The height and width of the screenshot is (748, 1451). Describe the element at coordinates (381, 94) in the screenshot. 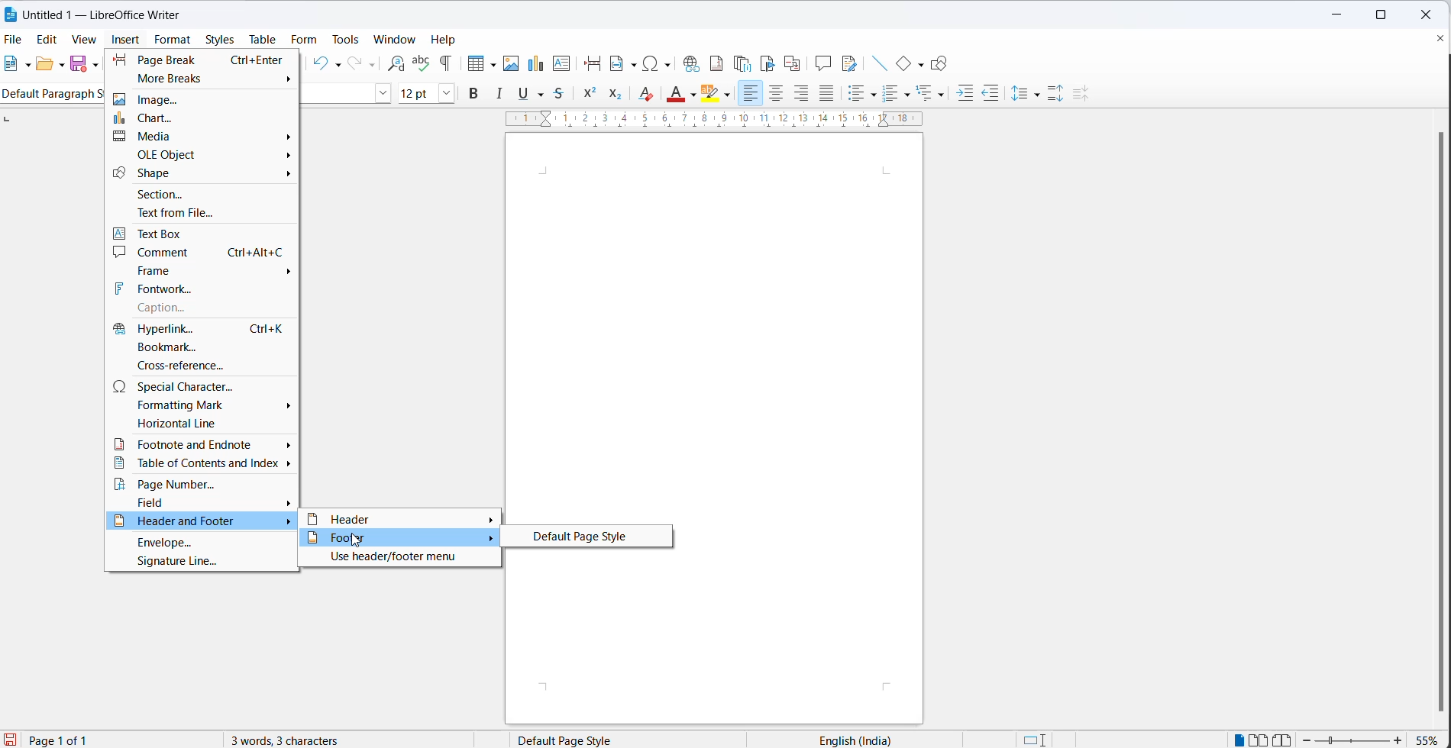

I see `font name options` at that location.